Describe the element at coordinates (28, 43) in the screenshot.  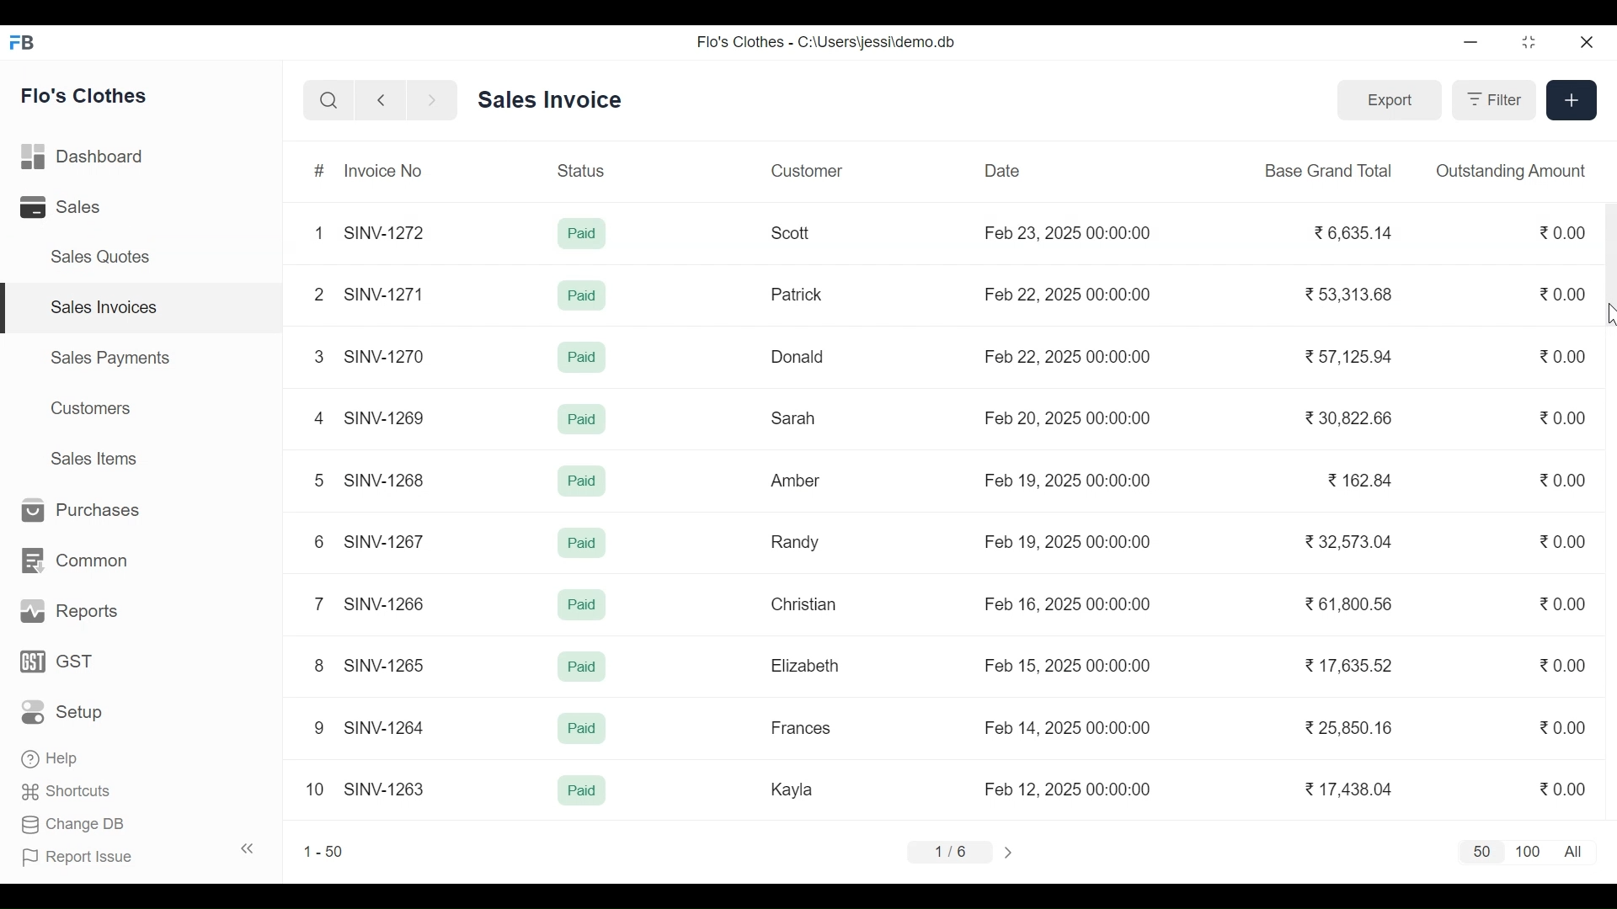
I see `Frappe Book Desktop Icon` at that location.